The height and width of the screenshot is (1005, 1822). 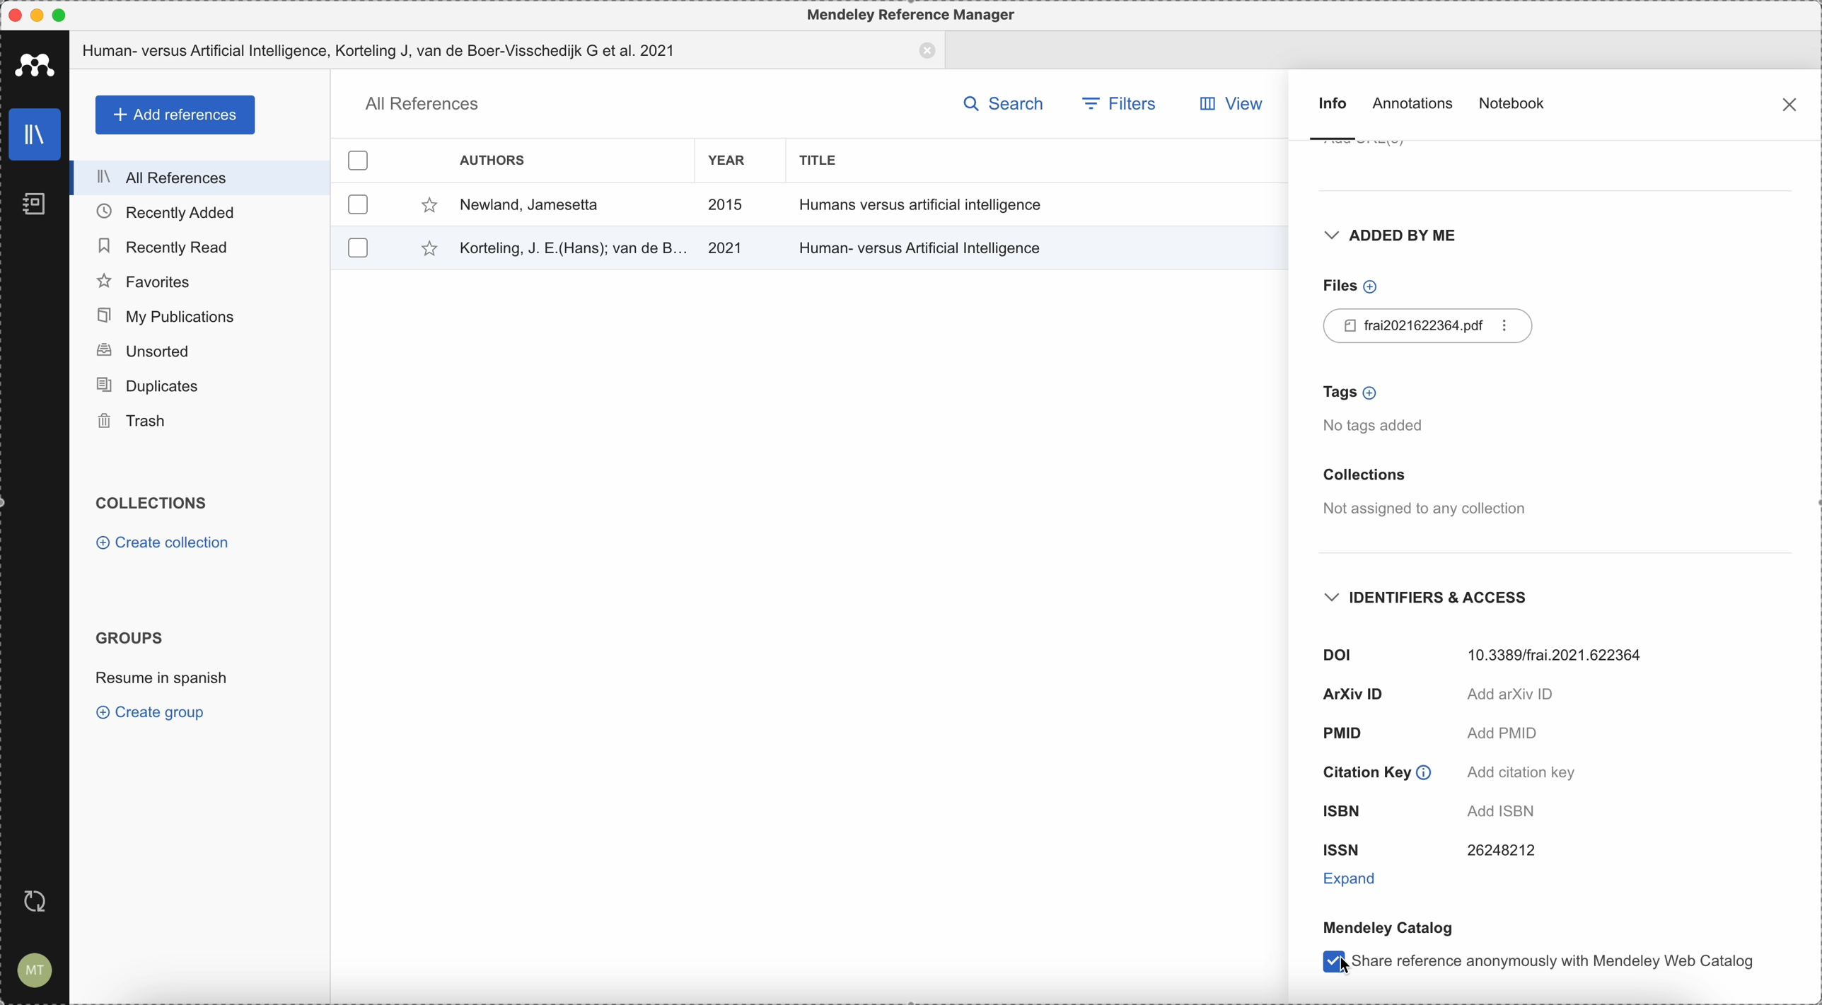 What do you see at coordinates (1379, 409) in the screenshot?
I see `tags no tags added` at bounding box center [1379, 409].